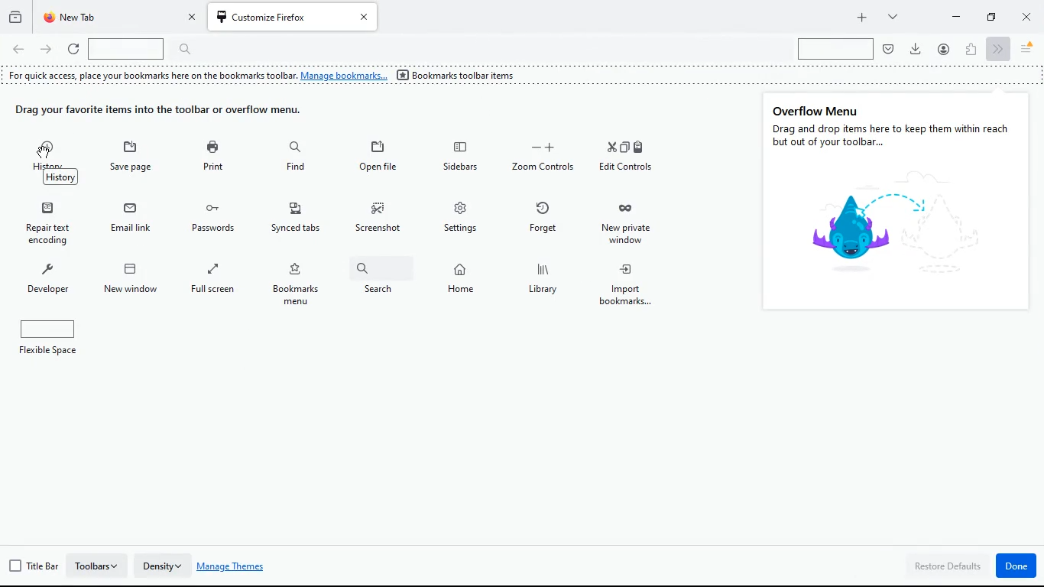 The image size is (1044, 587). Describe the element at coordinates (379, 283) in the screenshot. I see `search` at that location.